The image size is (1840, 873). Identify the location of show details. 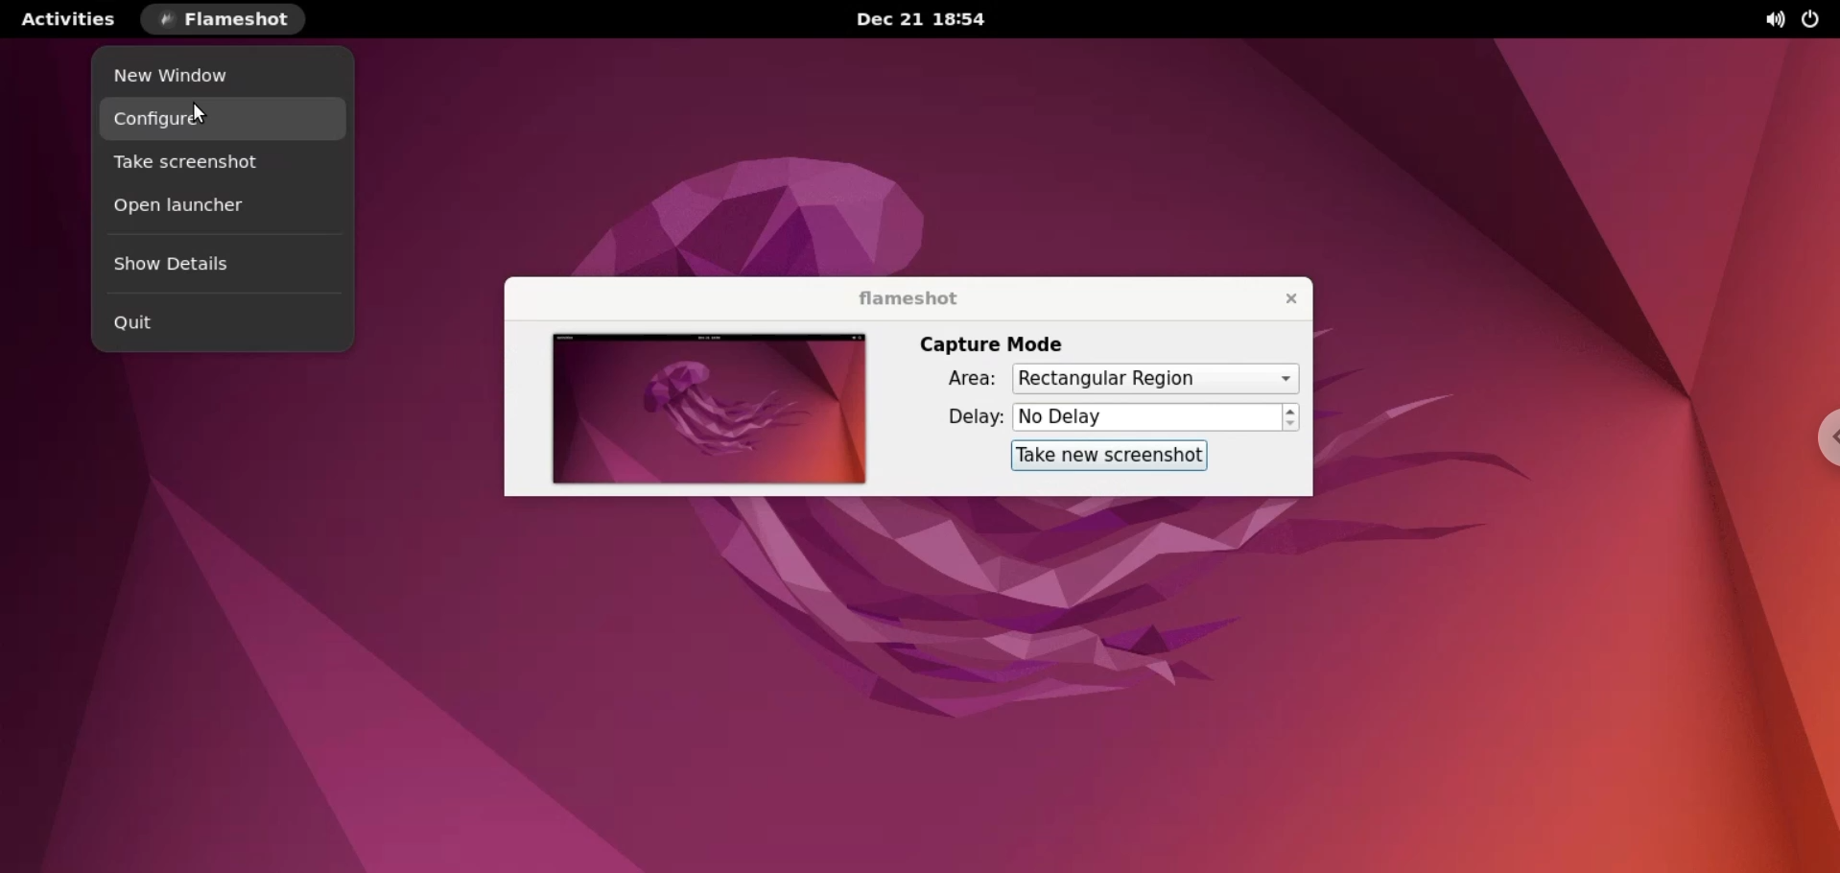
(210, 256).